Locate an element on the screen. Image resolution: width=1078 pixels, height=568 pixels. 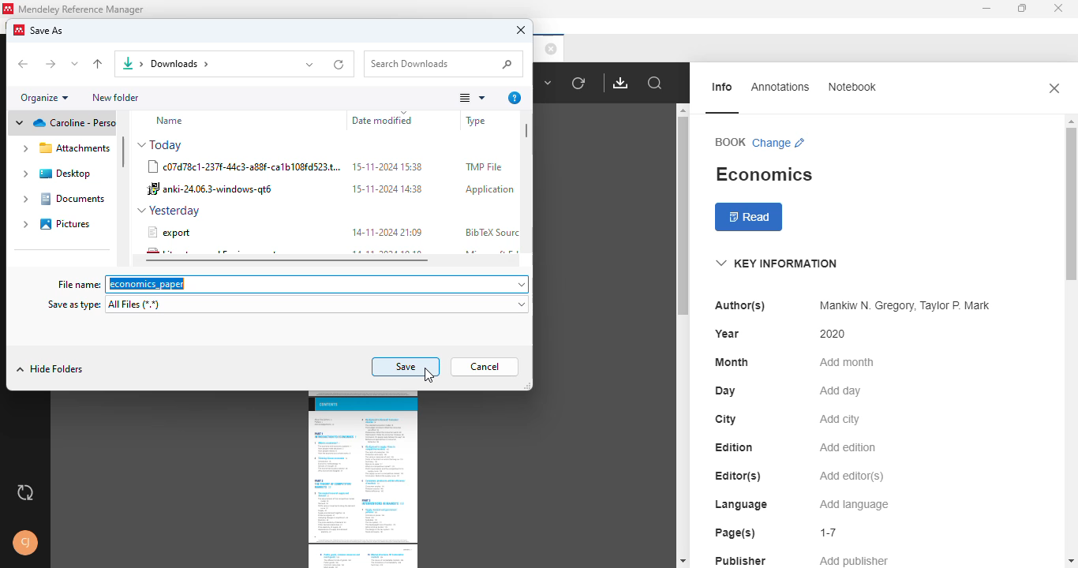
add month is located at coordinates (845, 362).